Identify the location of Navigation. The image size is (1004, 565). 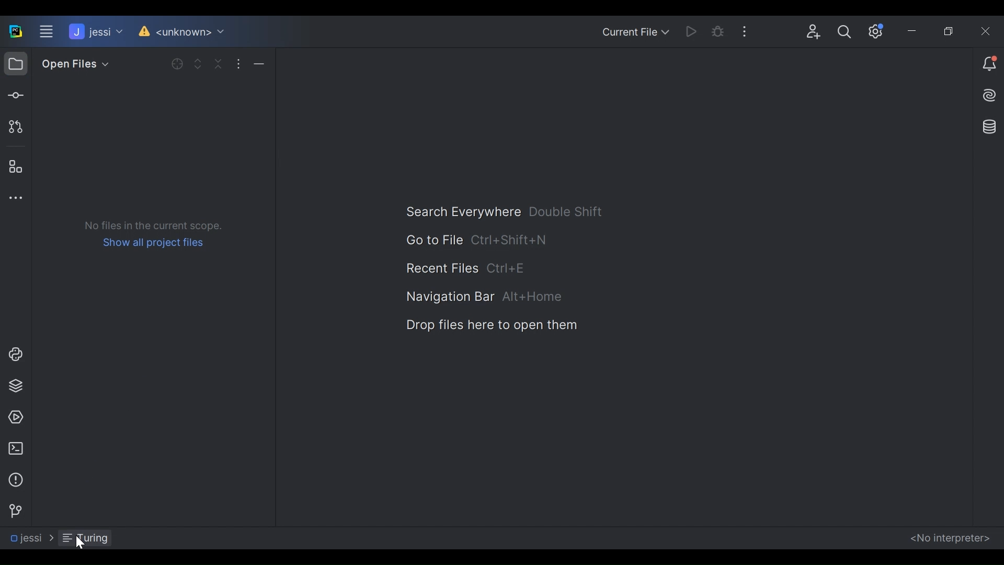
(58, 538).